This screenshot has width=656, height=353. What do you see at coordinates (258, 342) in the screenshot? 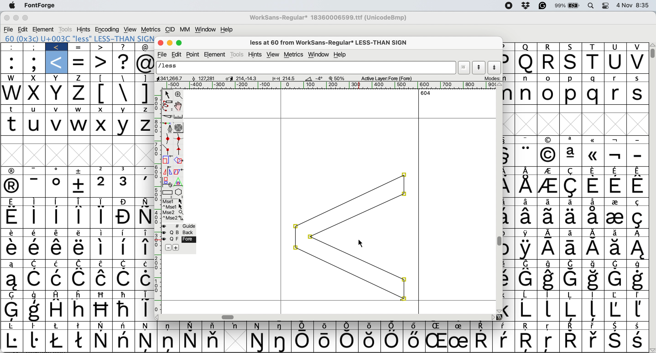
I see `Symbol` at bounding box center [258, 342].